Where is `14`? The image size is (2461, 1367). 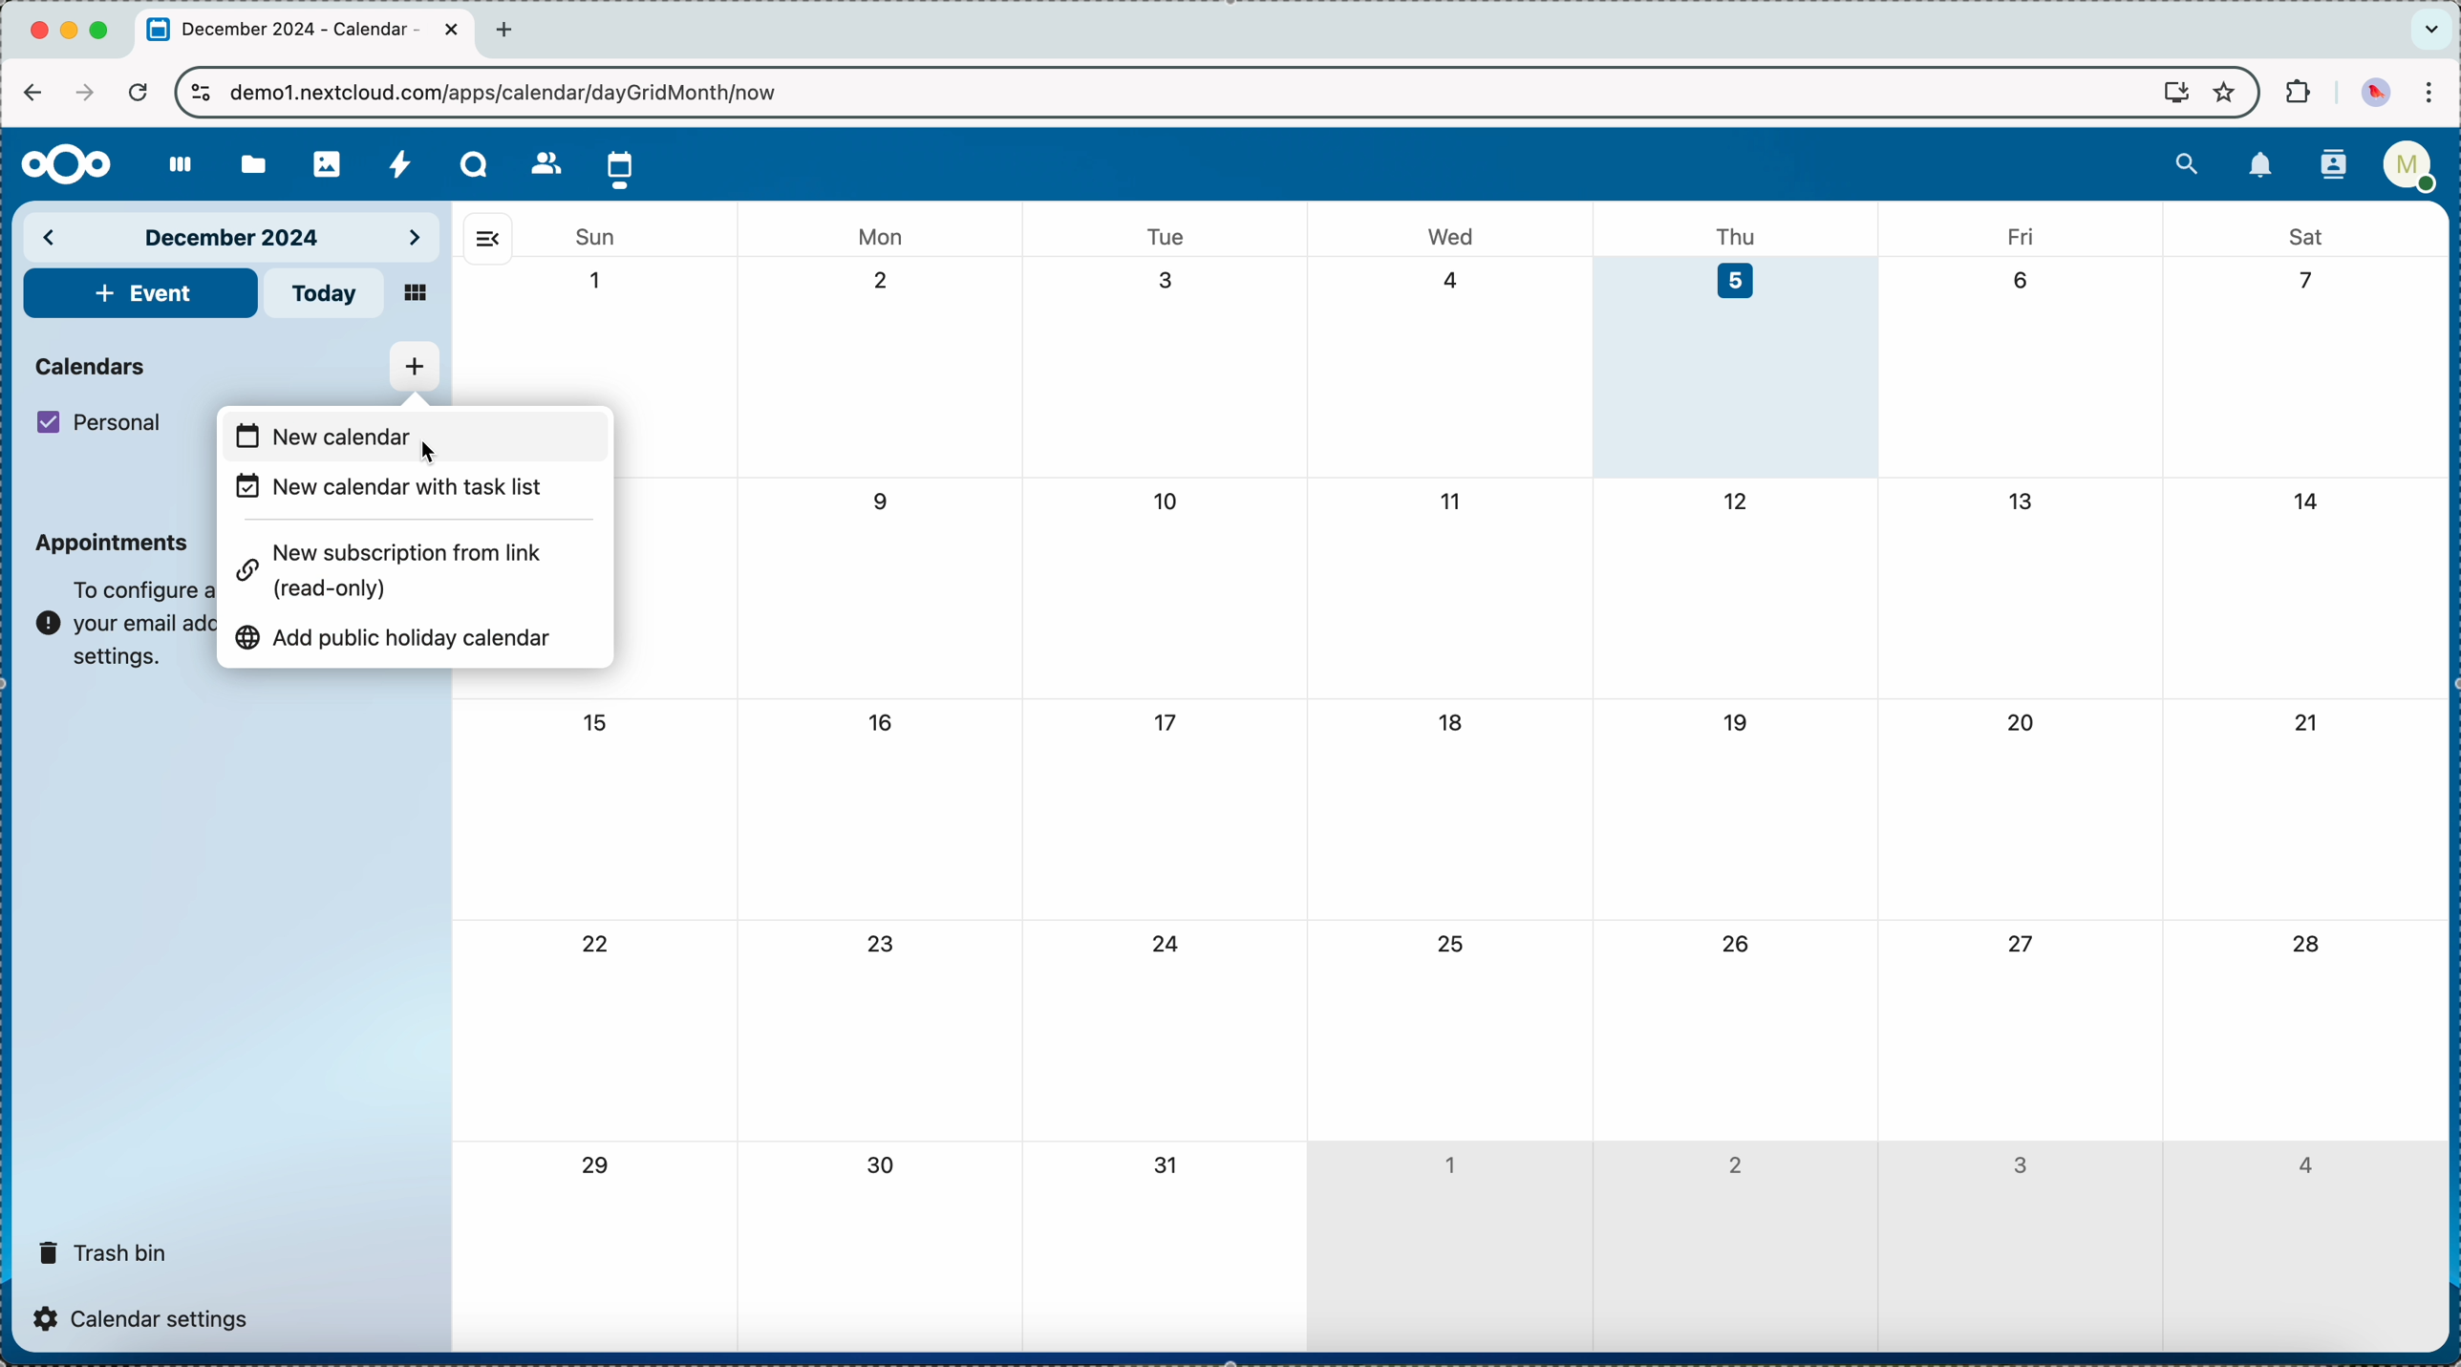
14 is located at coordinates (2313, 498).